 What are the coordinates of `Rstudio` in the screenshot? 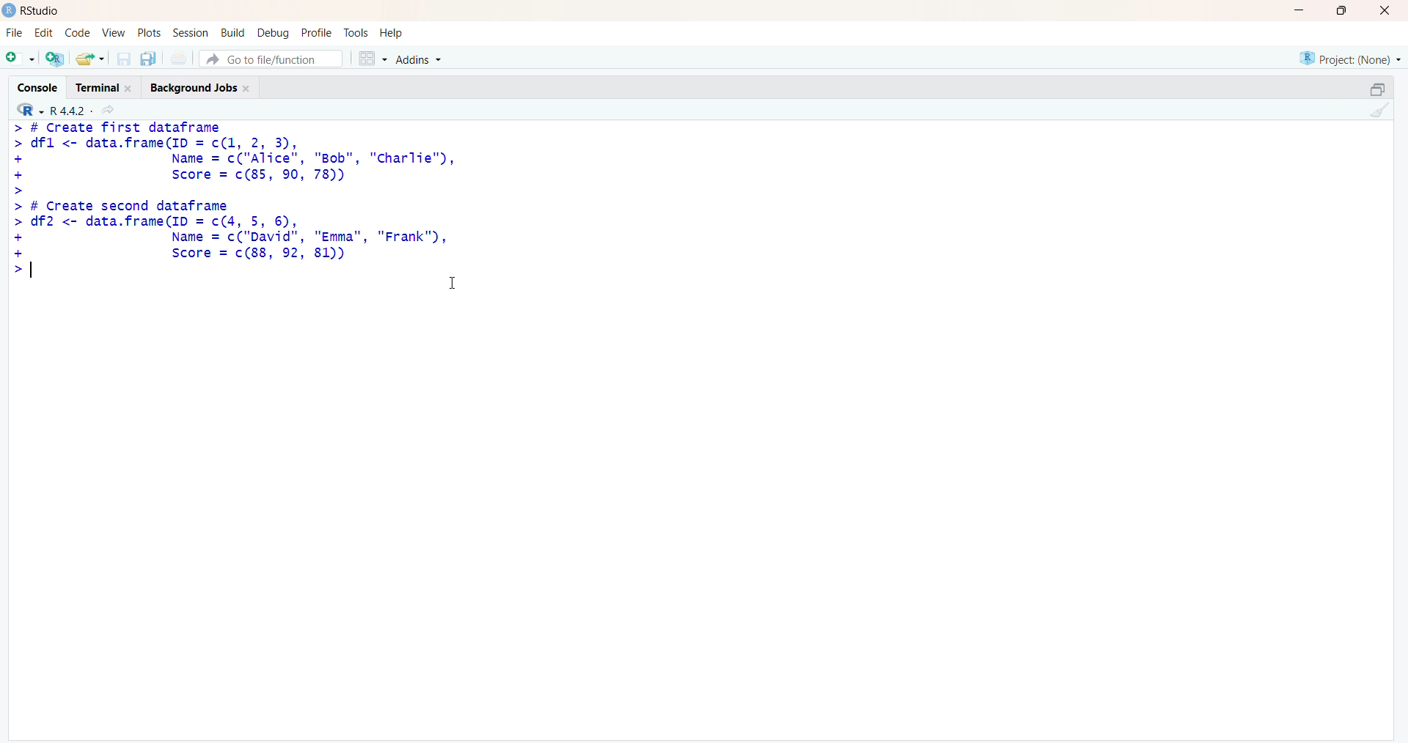 It's located at (41, 10).